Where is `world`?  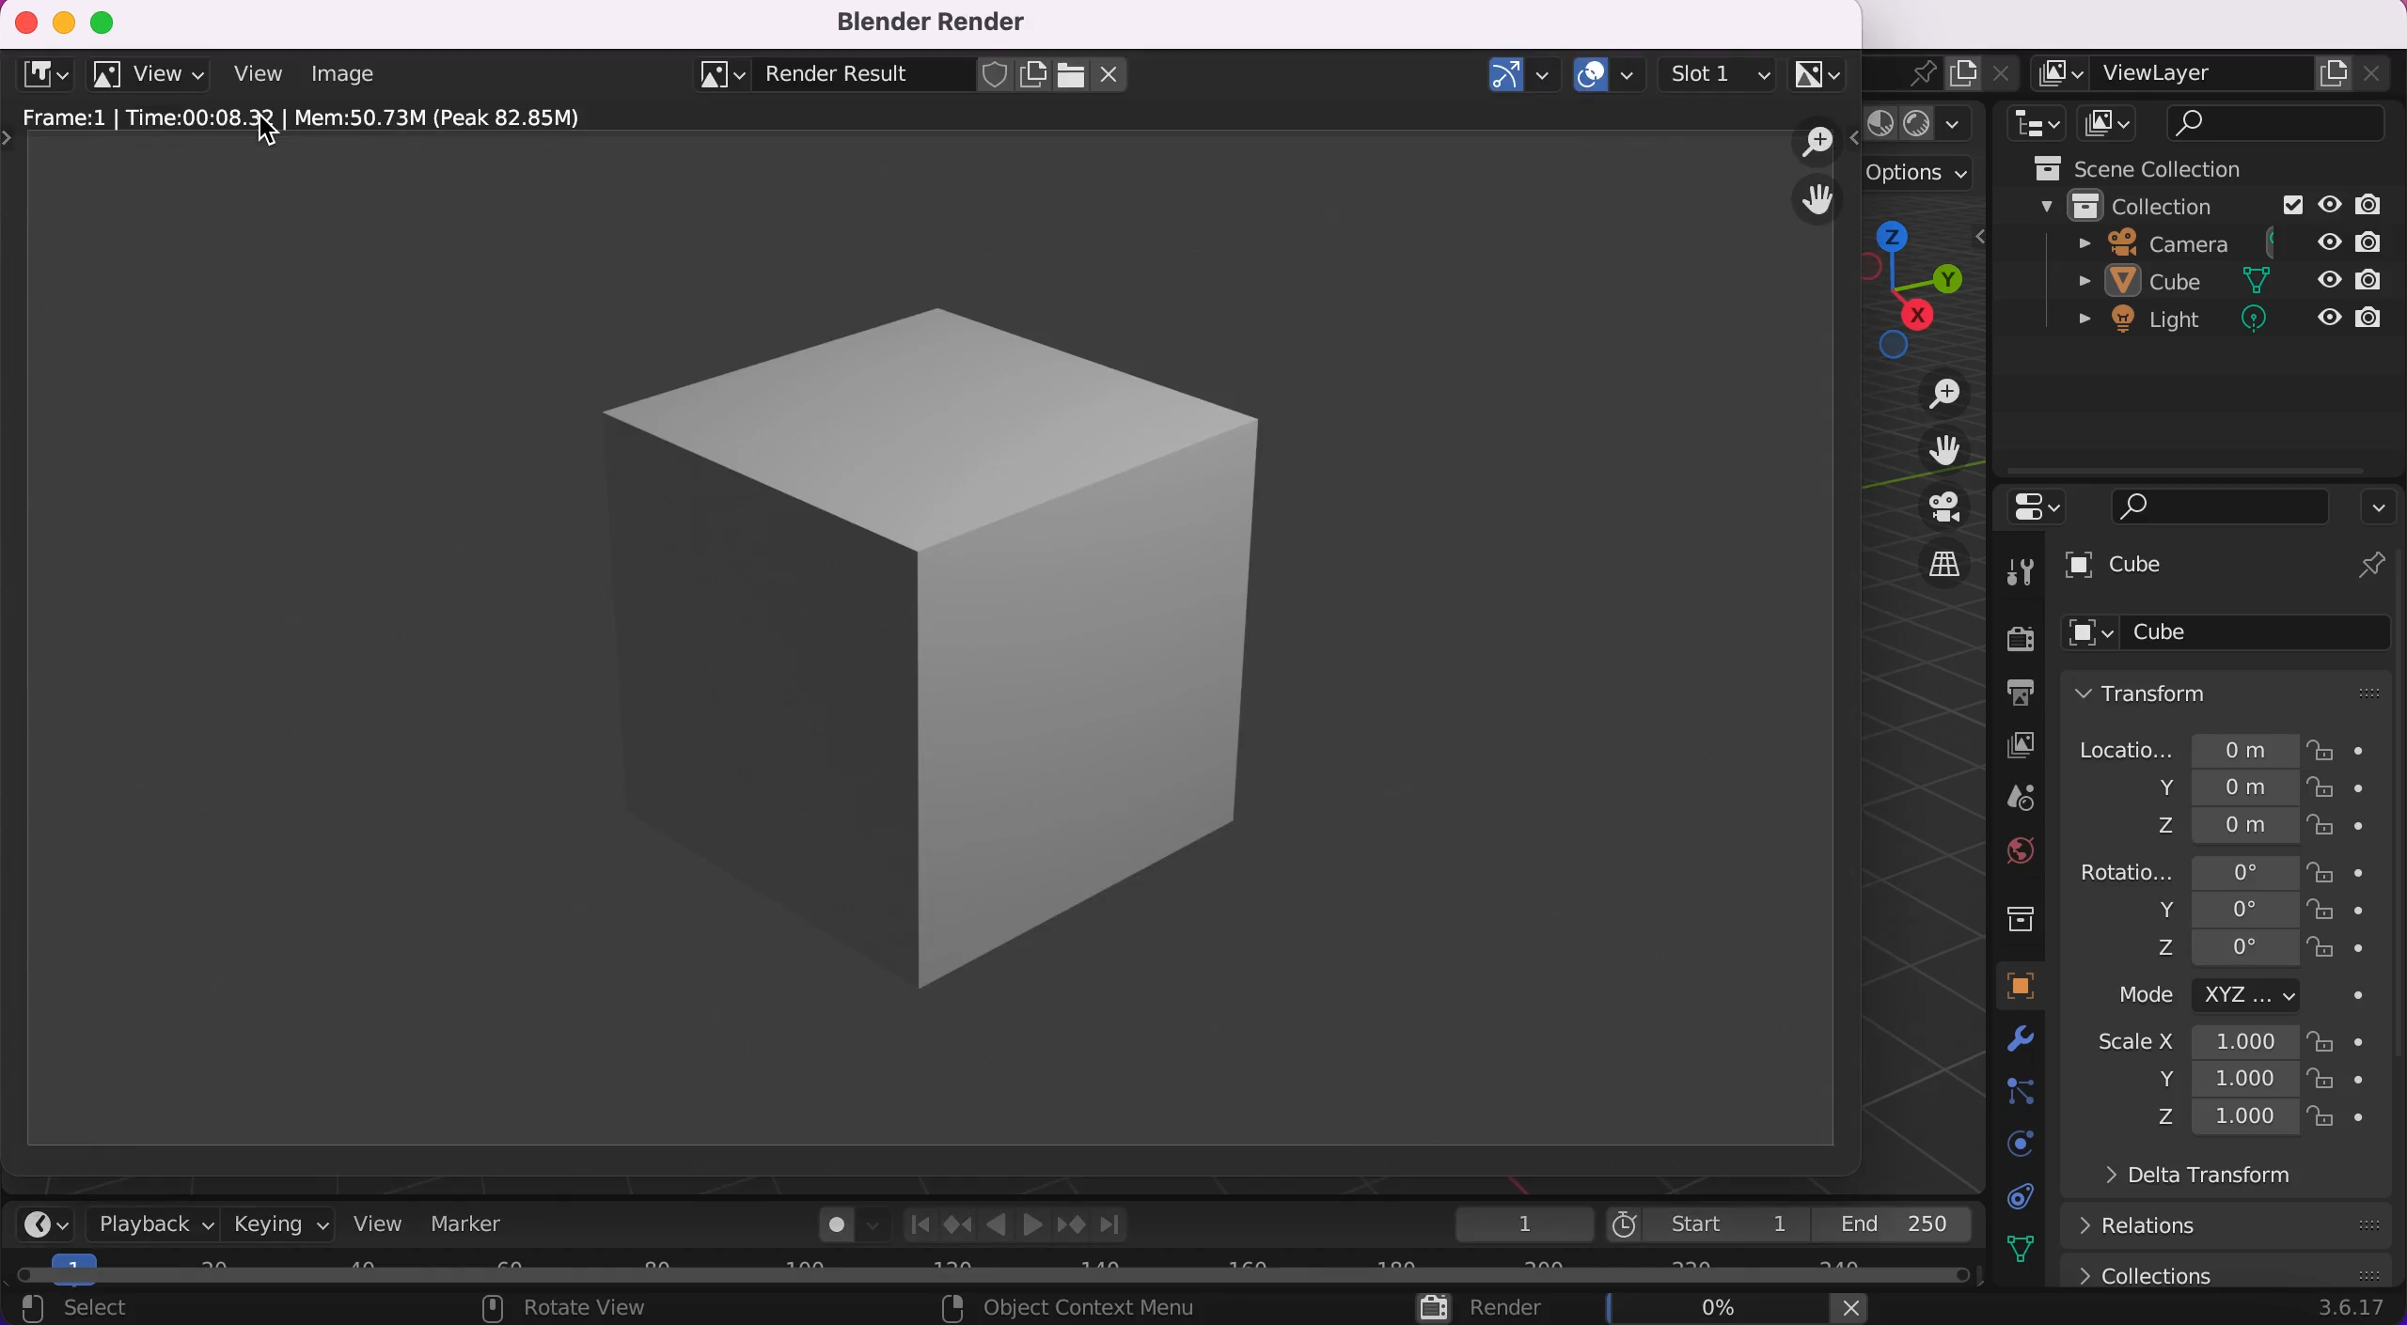
world is located at coordinates (2005, 853).